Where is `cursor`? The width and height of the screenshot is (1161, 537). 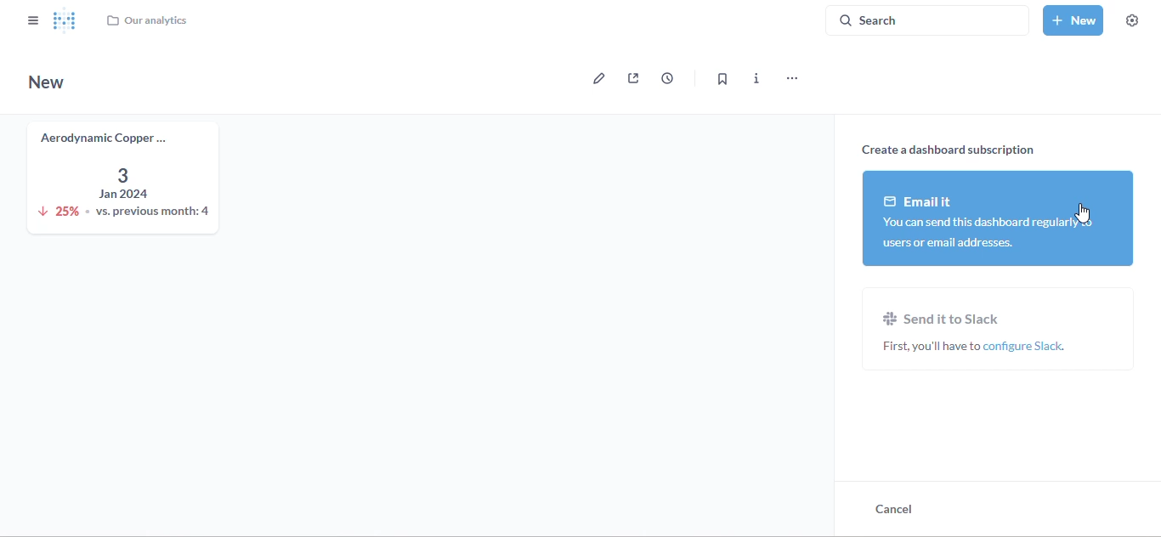 cursor is located at coordinates (1081, 213).